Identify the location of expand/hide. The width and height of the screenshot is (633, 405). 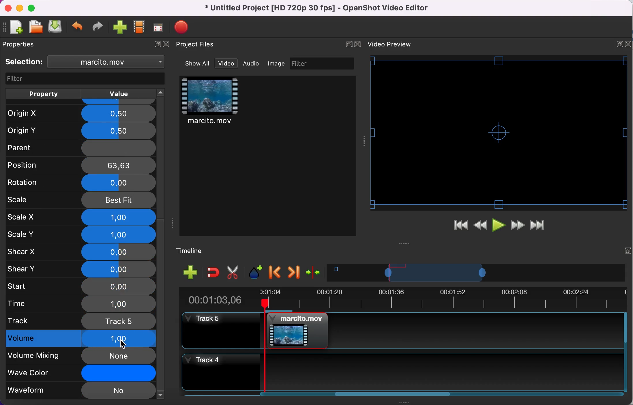
(156, 45).